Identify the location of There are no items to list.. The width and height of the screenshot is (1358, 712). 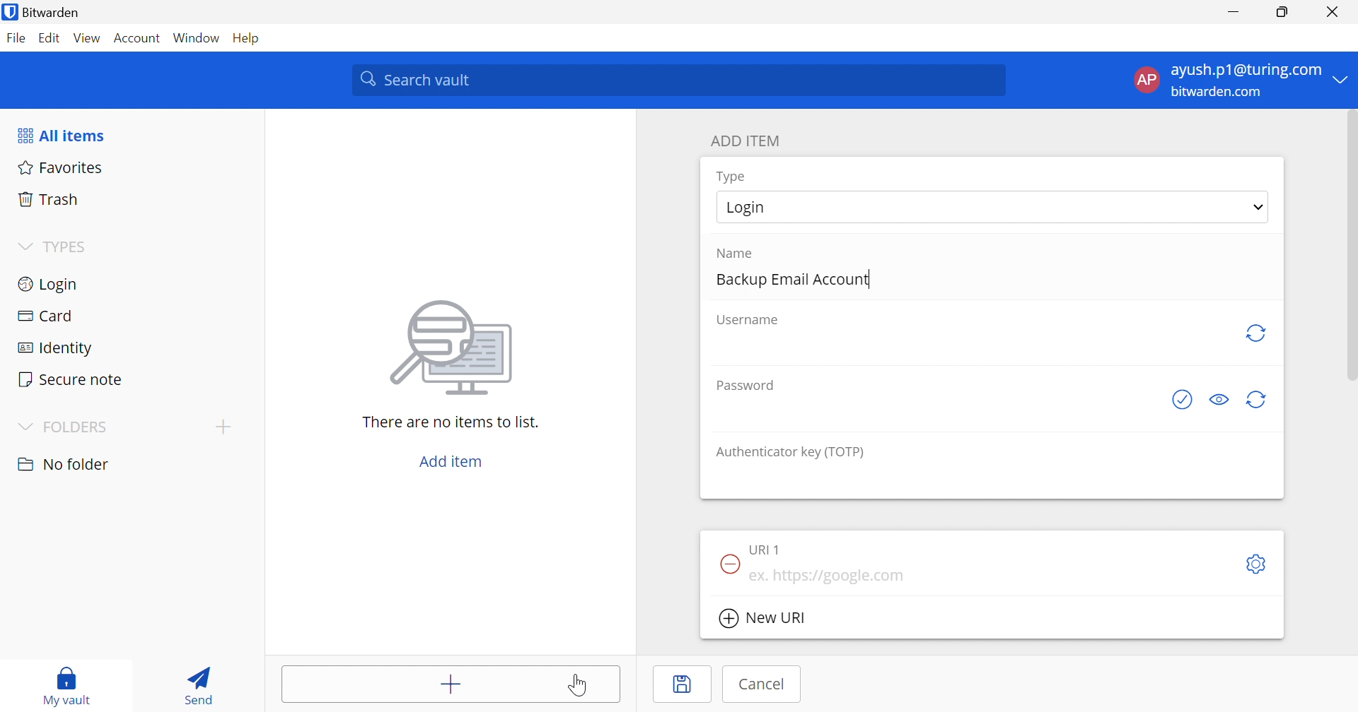
(451, 422).